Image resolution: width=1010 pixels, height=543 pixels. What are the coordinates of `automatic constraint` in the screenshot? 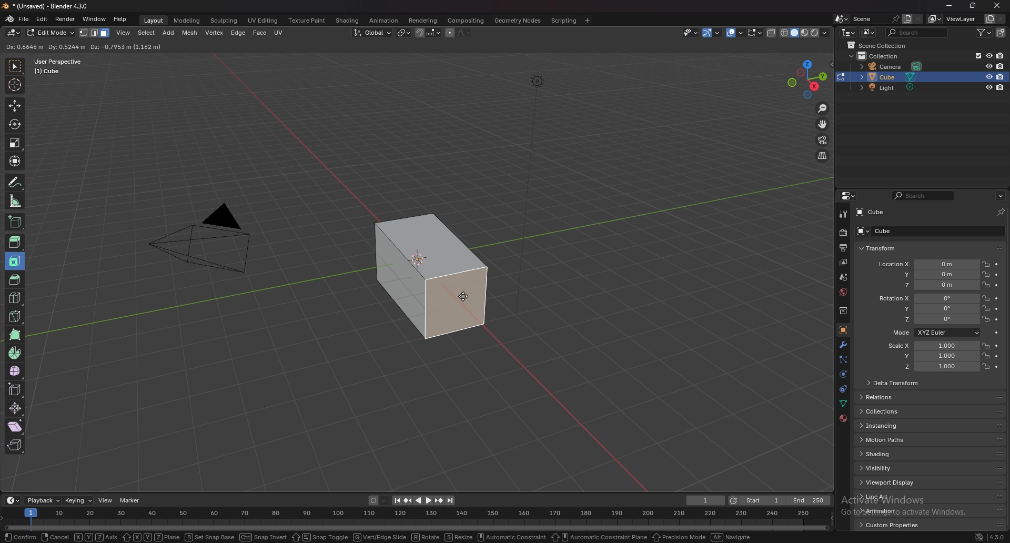 It's located at (512, 537).